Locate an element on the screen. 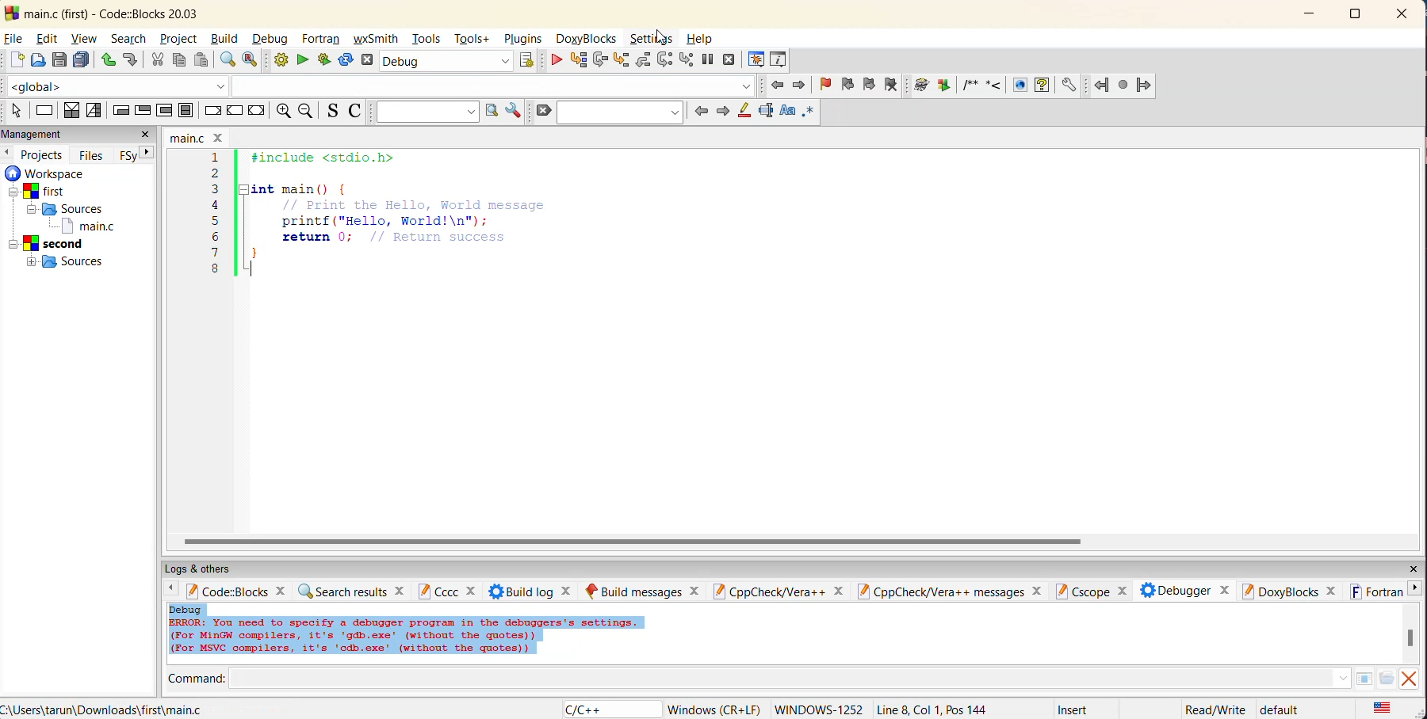 The height and width of the screenshot is (719, 1427). Read/Write is located at coordinates (1214, 709).